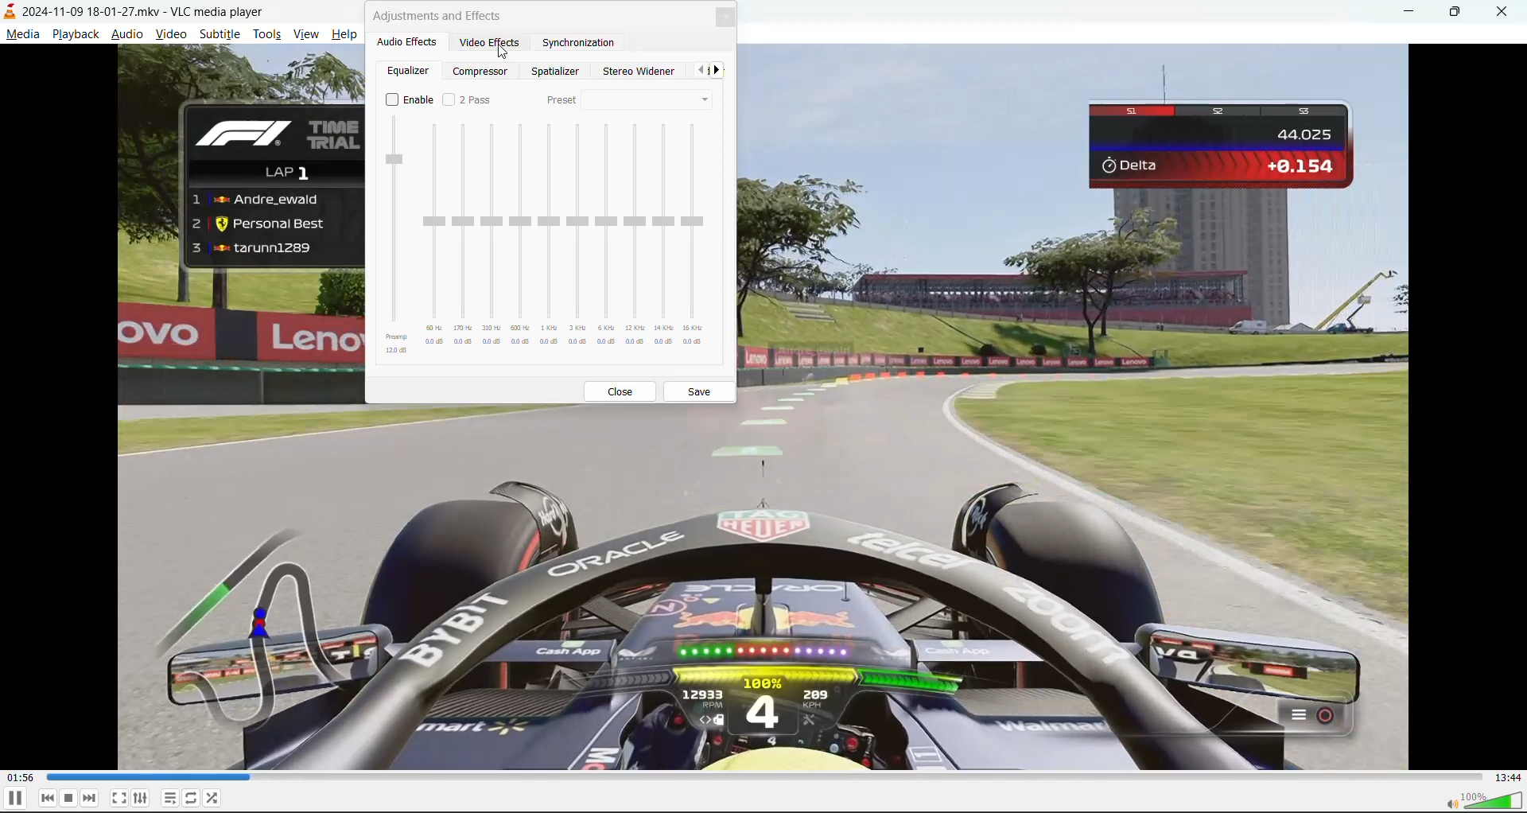 The image size is (1527, 813). What do you see at coordinates (483, 41) in the screenshot?
I see `video effects` at bounding box center [483, 41].